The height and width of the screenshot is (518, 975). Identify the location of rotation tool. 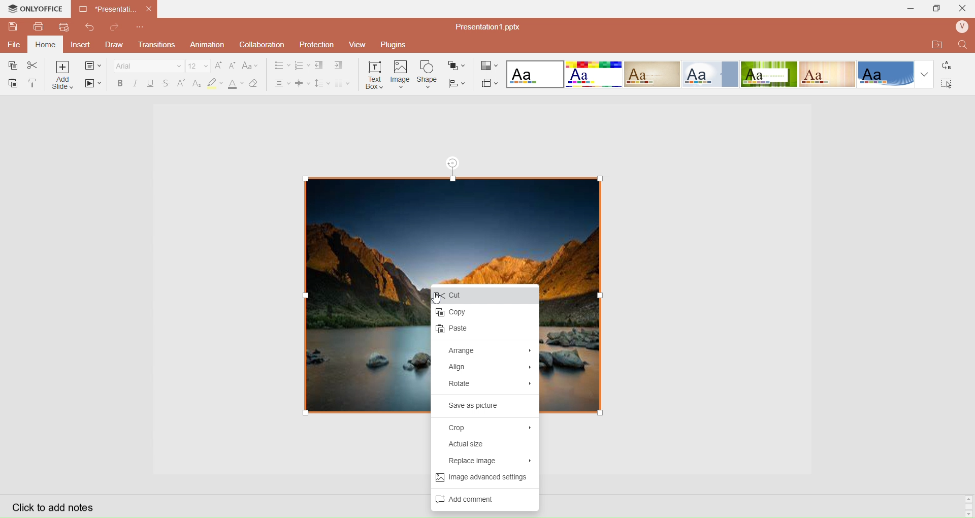
(453, 162).